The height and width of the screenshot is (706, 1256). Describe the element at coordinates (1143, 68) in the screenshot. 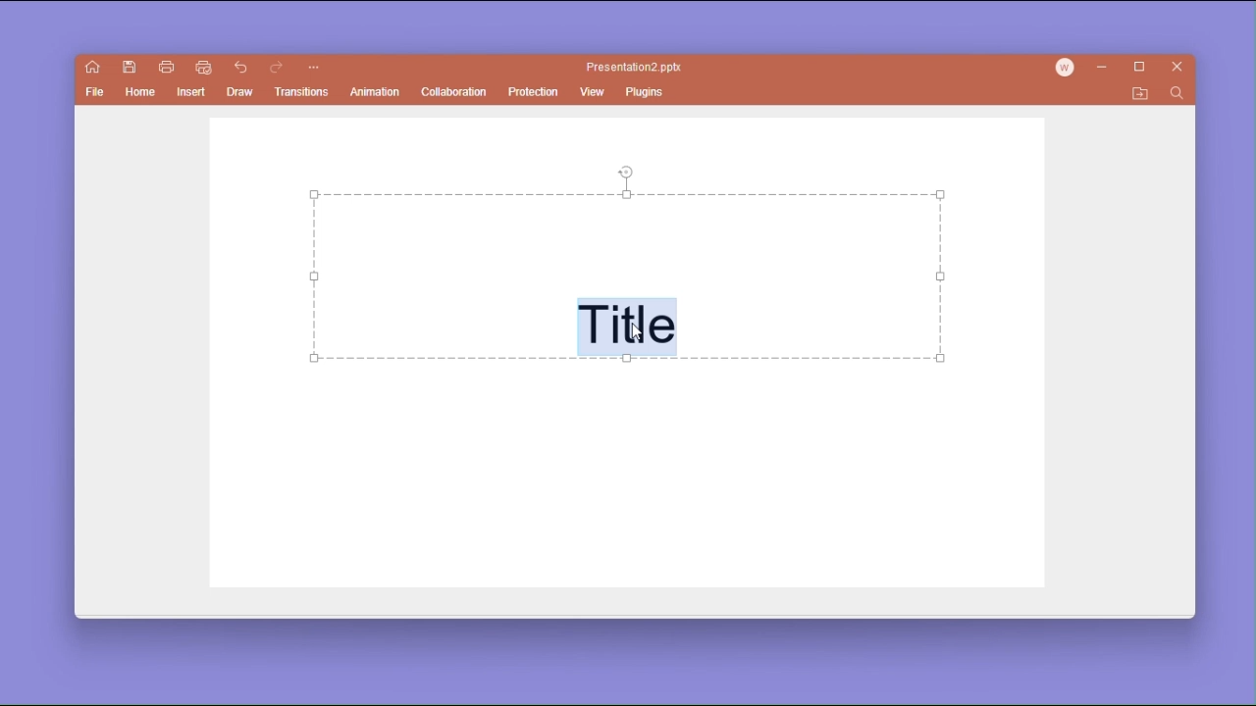

I see `maximize` at that location.